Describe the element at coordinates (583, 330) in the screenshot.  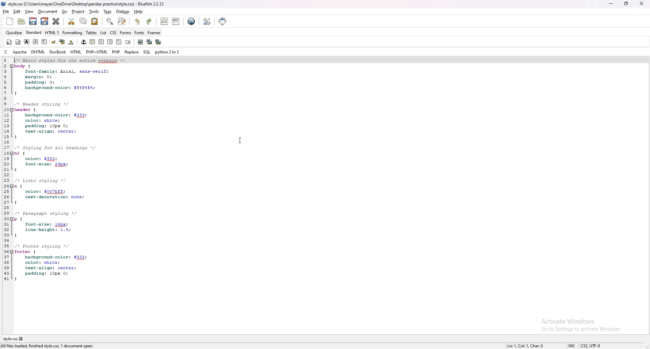
I see `Go to Settings to activate Windows.` at that location.